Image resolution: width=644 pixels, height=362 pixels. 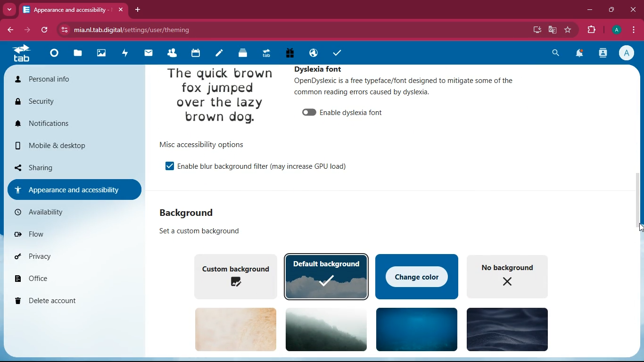 What do you see at coordinates (208, 144) in the screenshot?
I see `more accessibility options` at bounding box center [208, 144].